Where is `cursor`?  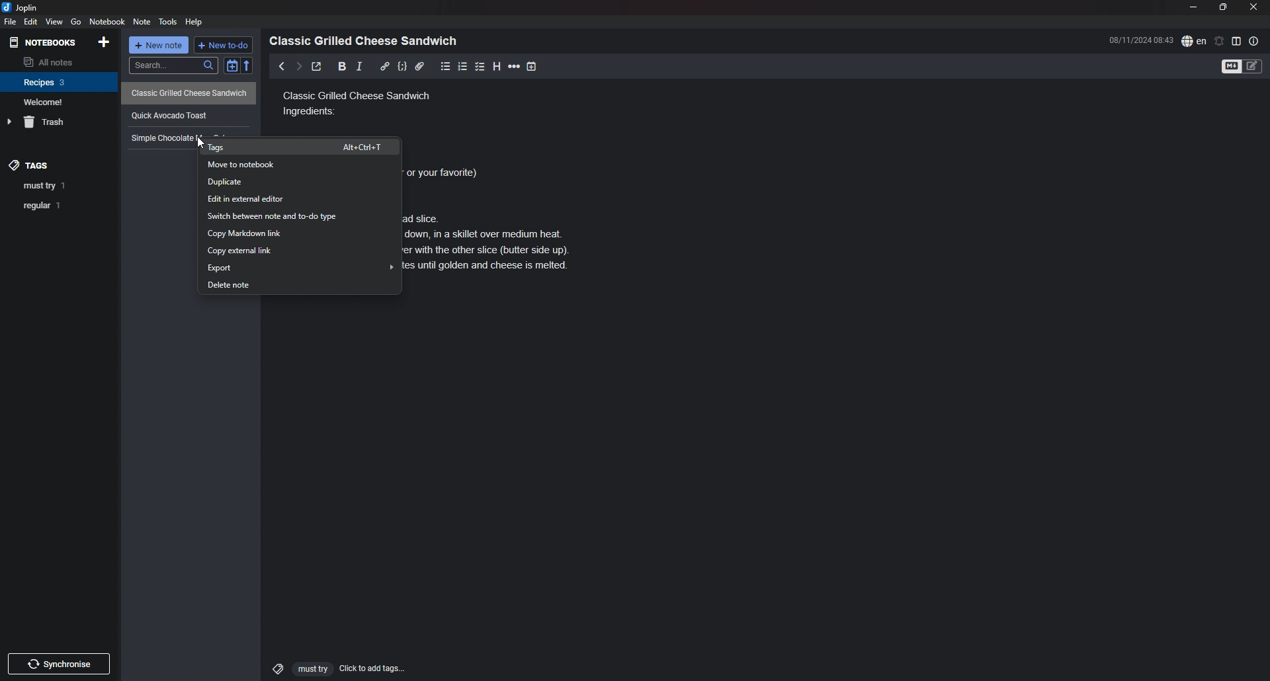
cursor is located at coordinates (201, 143).